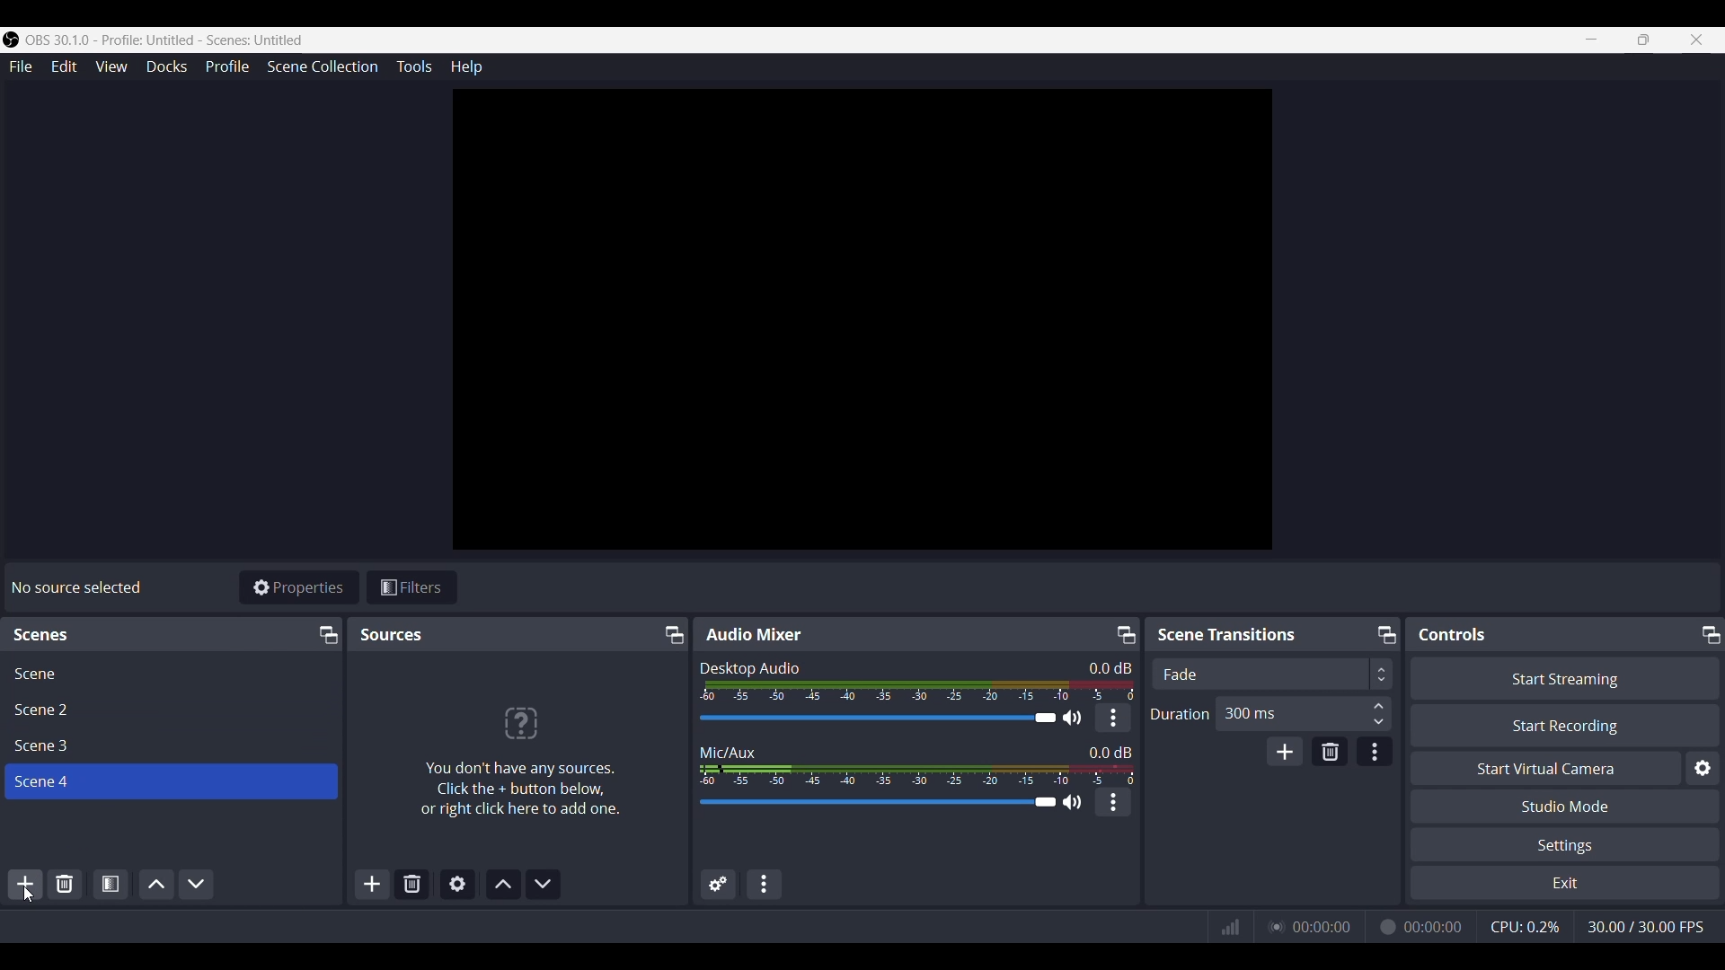 The image size is (1725, 970). Describe the element at coordinates (1110, 666) in the screenshot. I see `Text` at that location.